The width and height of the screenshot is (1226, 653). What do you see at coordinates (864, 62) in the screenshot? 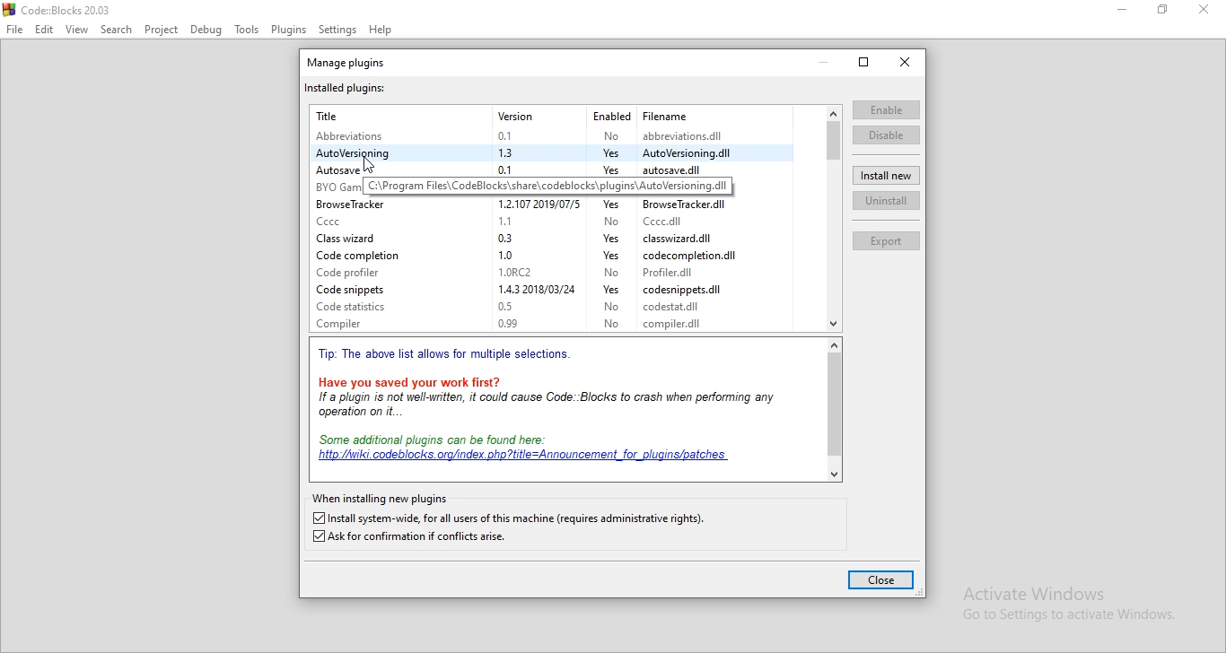
I see `maximize` at bounding box center [864, 62].